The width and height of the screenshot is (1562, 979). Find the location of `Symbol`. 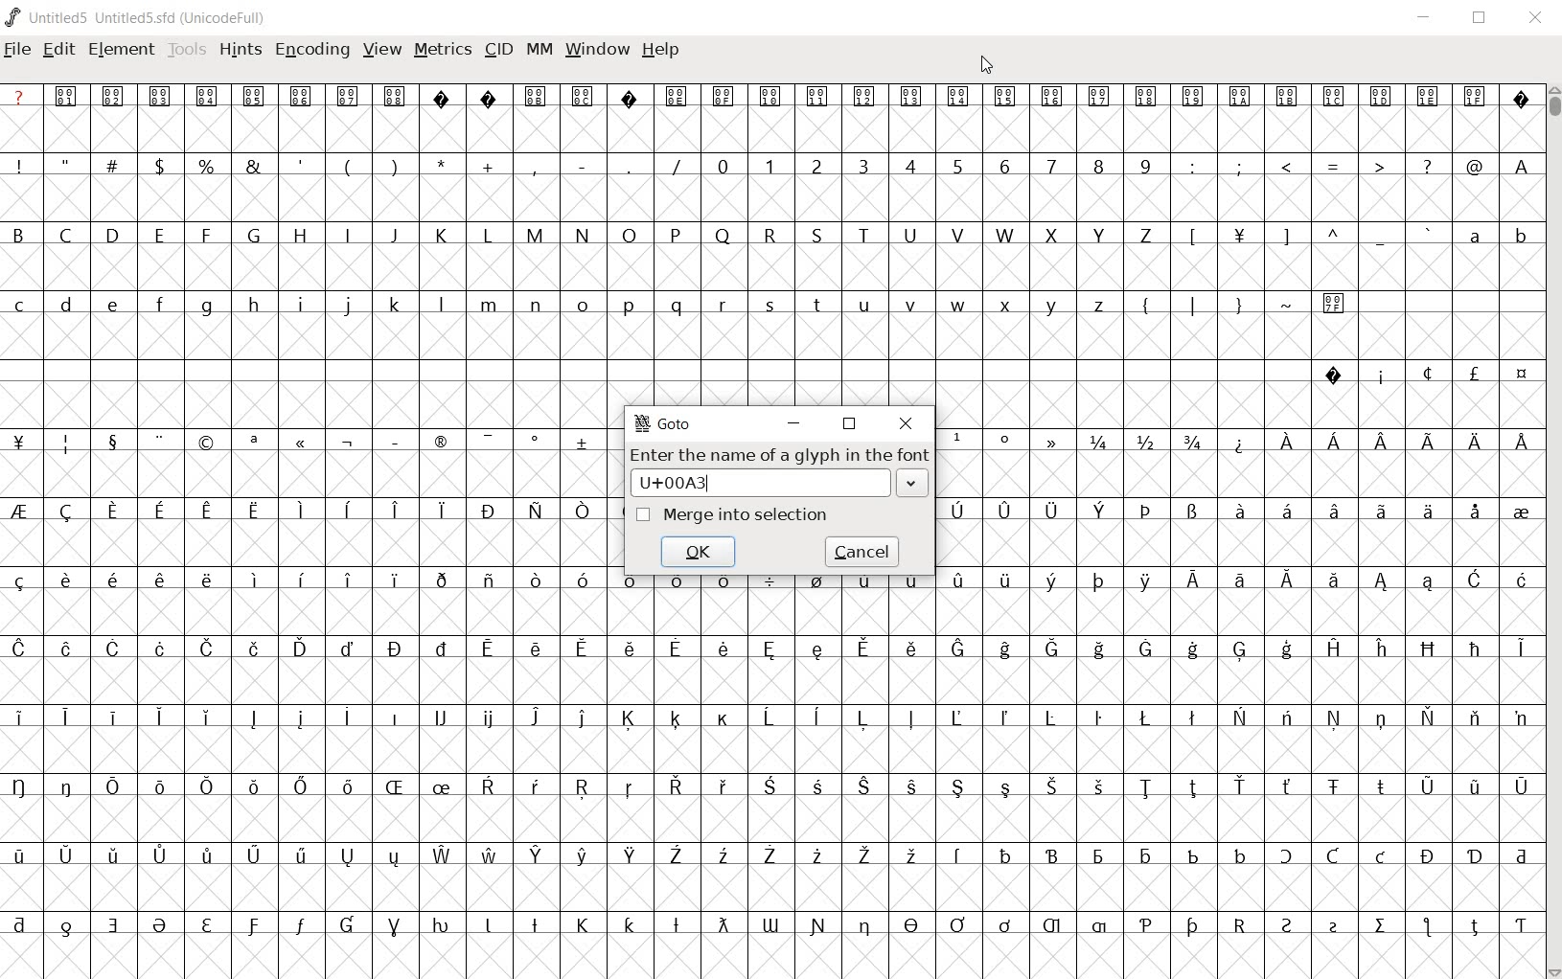

Symbol is located at coordinates (207, 97).